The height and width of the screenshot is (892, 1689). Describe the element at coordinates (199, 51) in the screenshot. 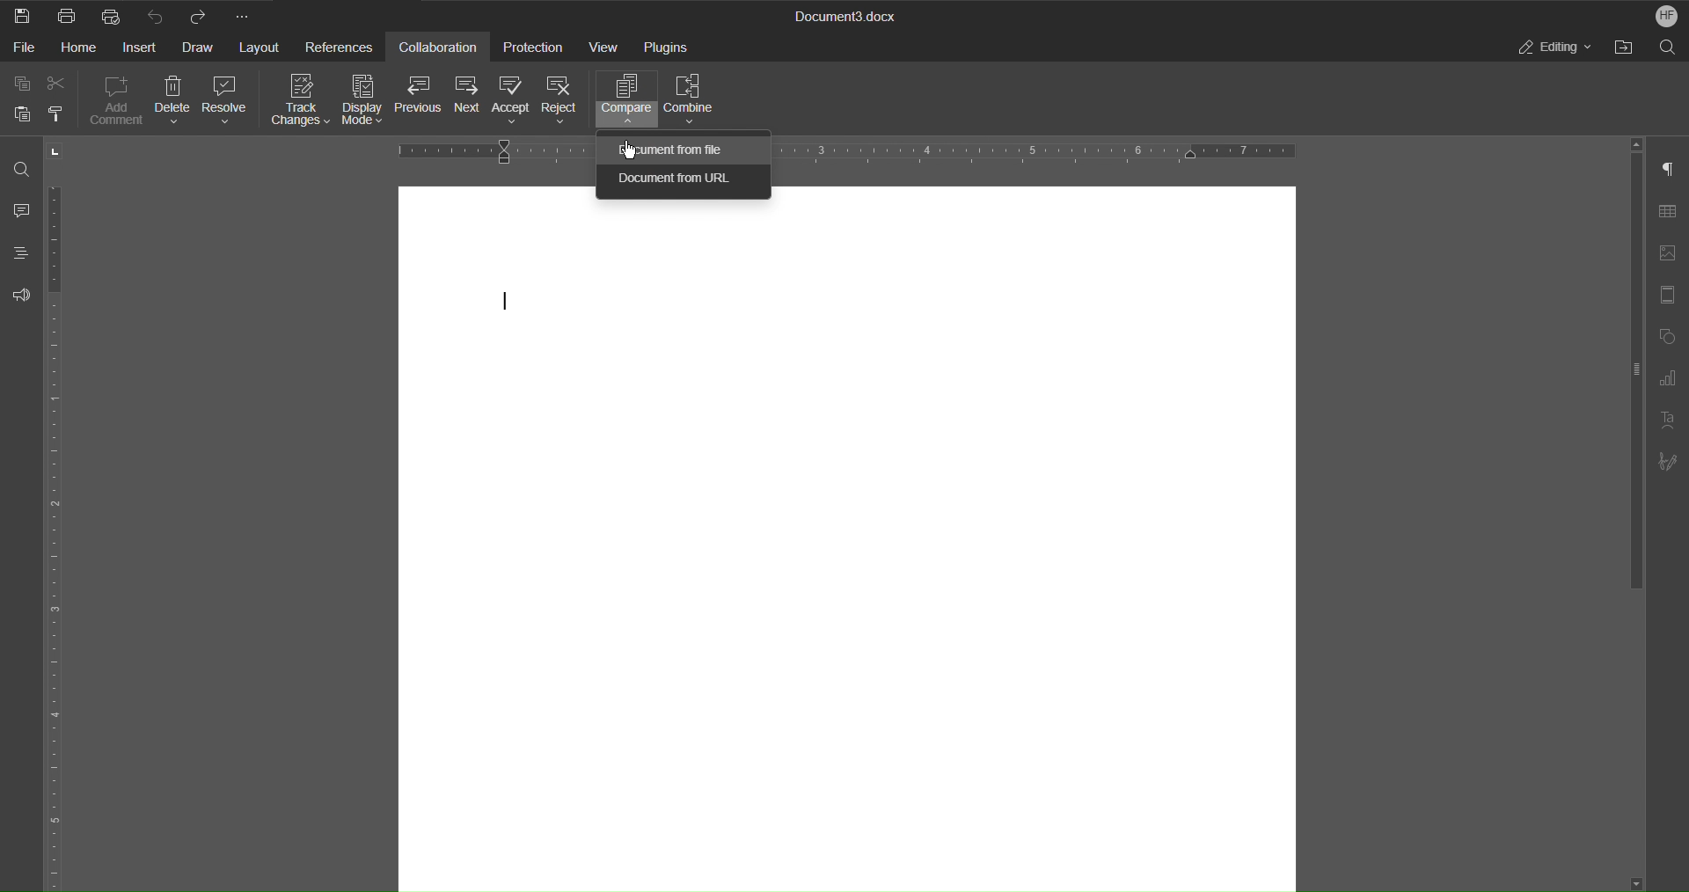

I see `Draw` at that location.